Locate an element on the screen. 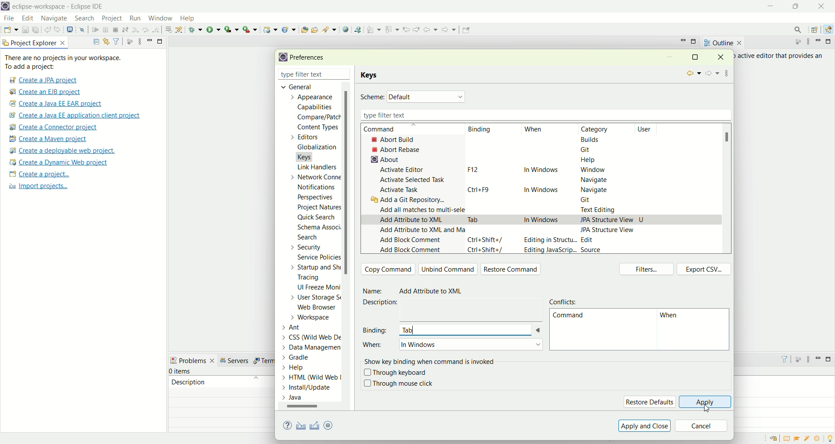 The height and width of the screenshot is (444, 835). help is located at coordinates (191, 19).